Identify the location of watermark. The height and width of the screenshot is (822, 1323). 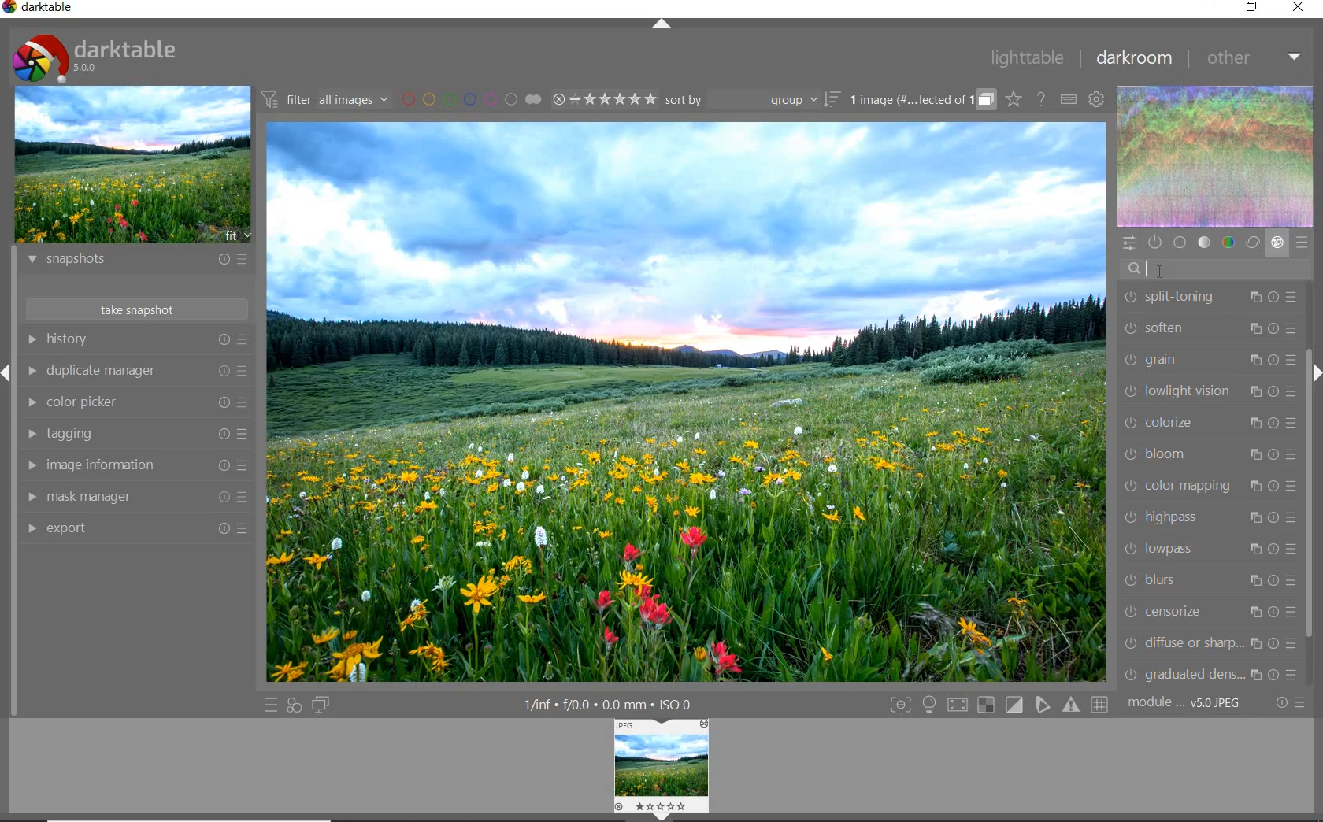
(1216, 269).